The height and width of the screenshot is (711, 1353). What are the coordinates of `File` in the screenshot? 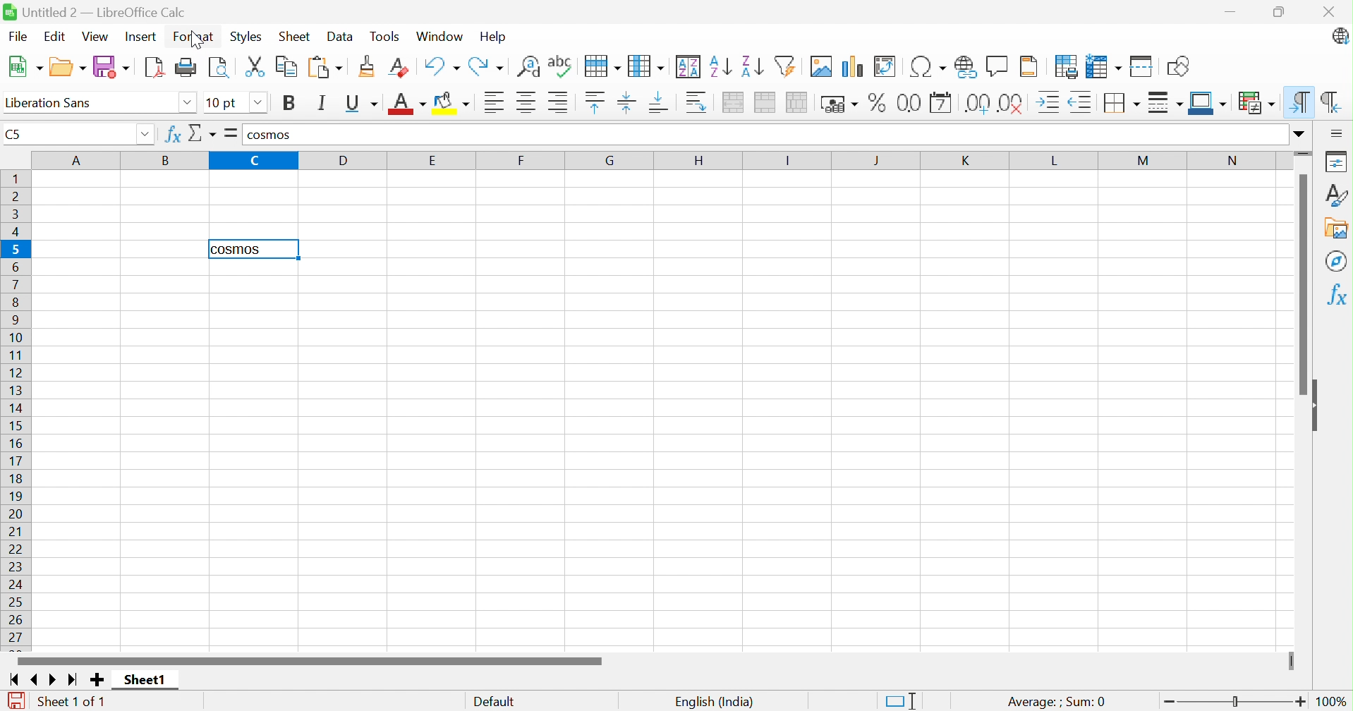 It's located at (19, 35).